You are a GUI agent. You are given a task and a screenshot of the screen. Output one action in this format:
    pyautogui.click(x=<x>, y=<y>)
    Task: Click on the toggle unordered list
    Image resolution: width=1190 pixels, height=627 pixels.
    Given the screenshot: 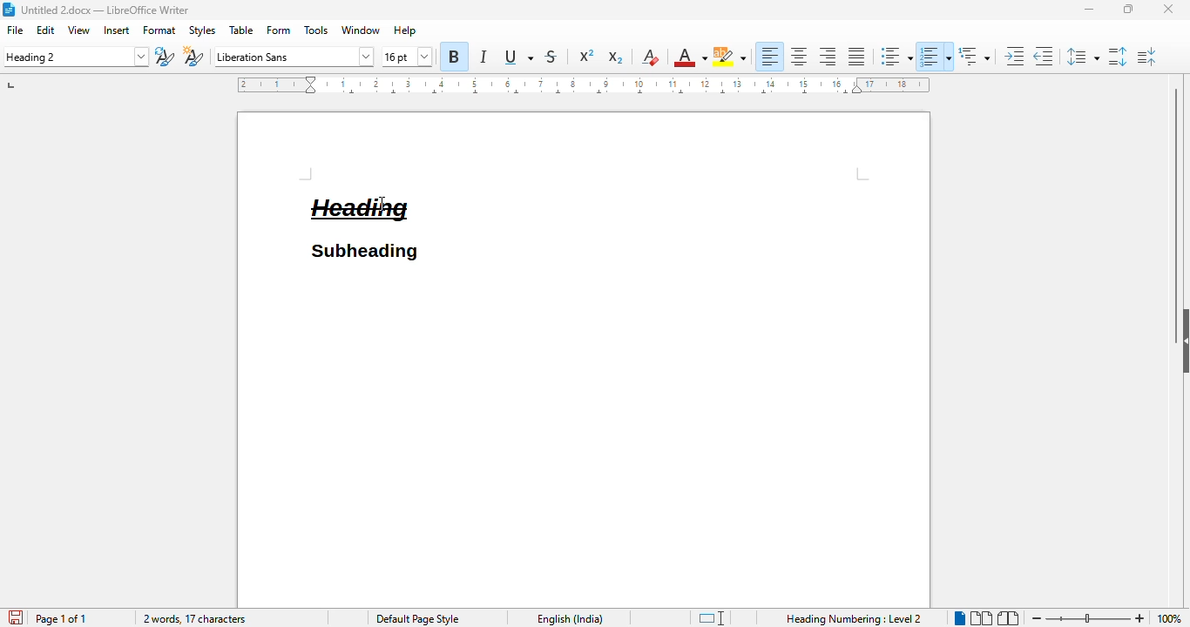 What is the action you would take?
    pyautogui.click(x=896, y=57)
    